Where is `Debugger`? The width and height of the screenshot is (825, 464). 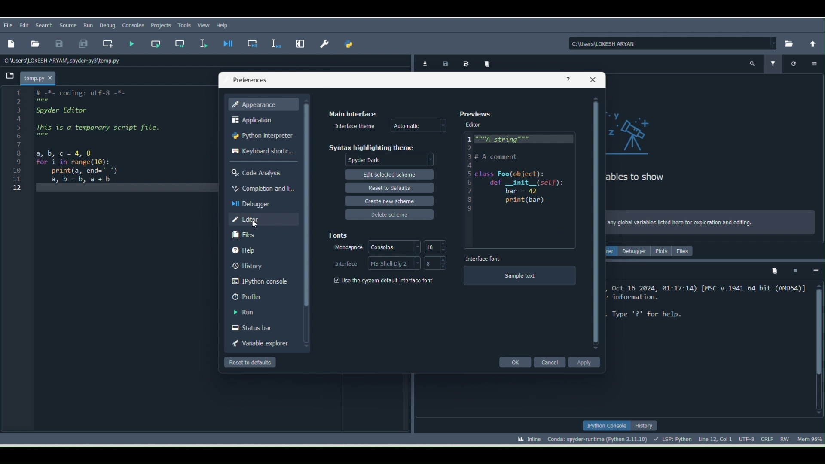 Debugger is located at coordinates (260, 202).